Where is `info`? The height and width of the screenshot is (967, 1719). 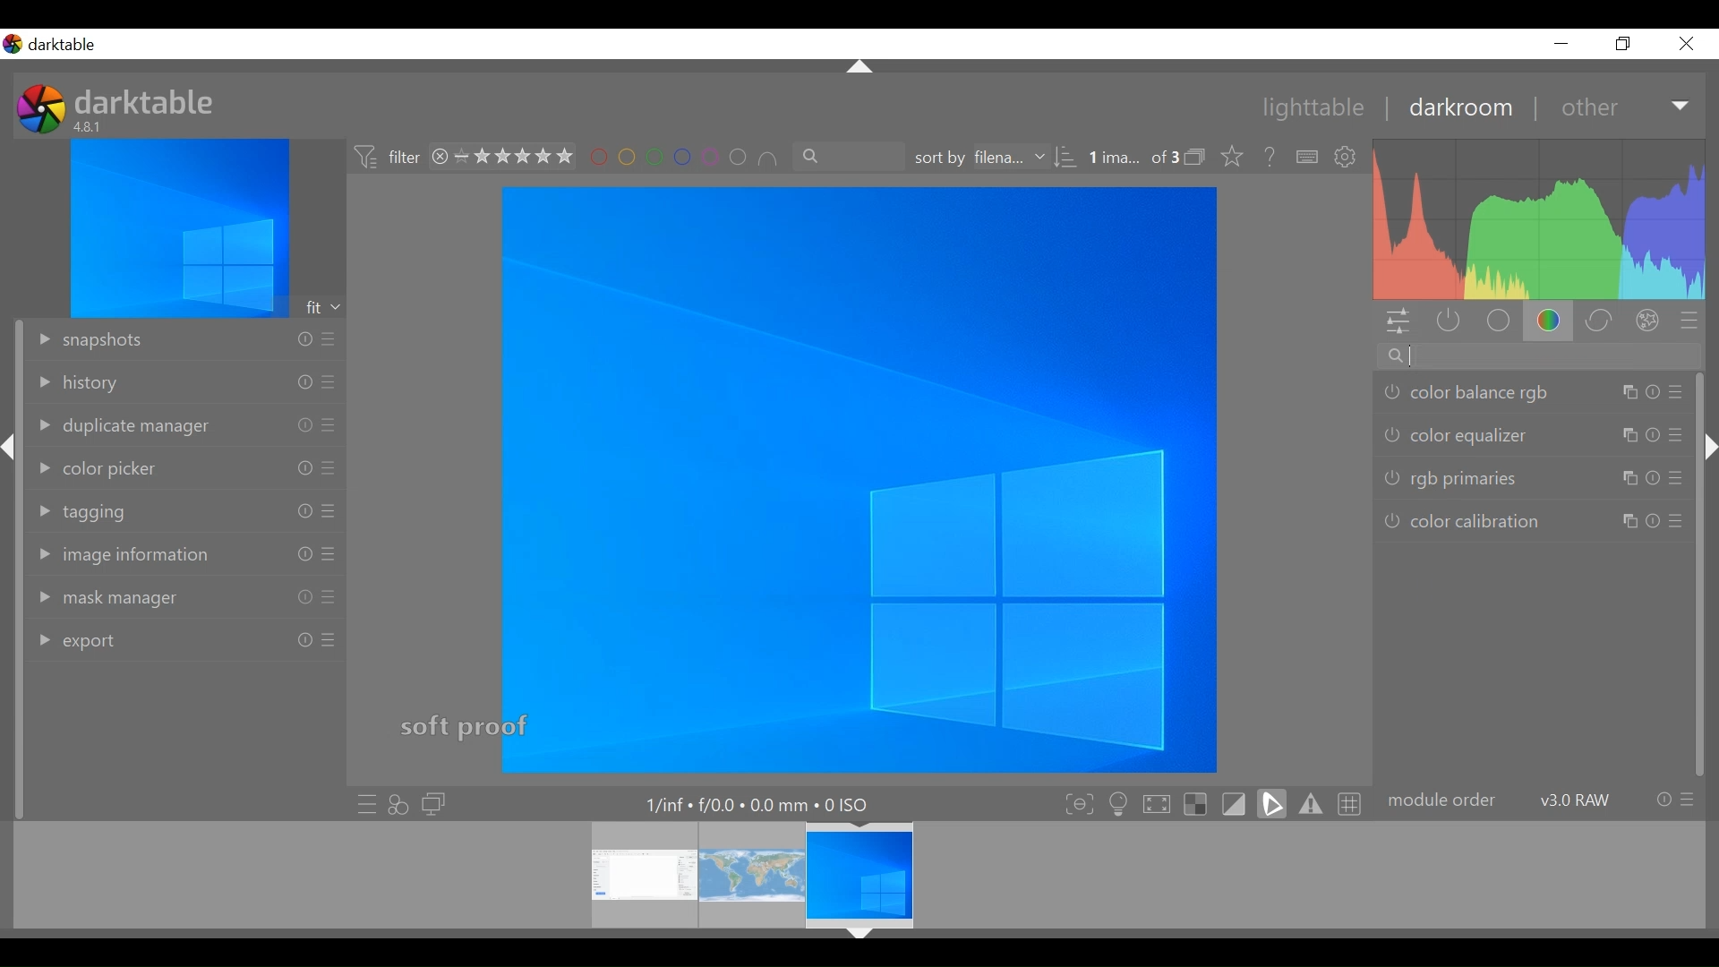
info is located at coordinates (1651, 479).